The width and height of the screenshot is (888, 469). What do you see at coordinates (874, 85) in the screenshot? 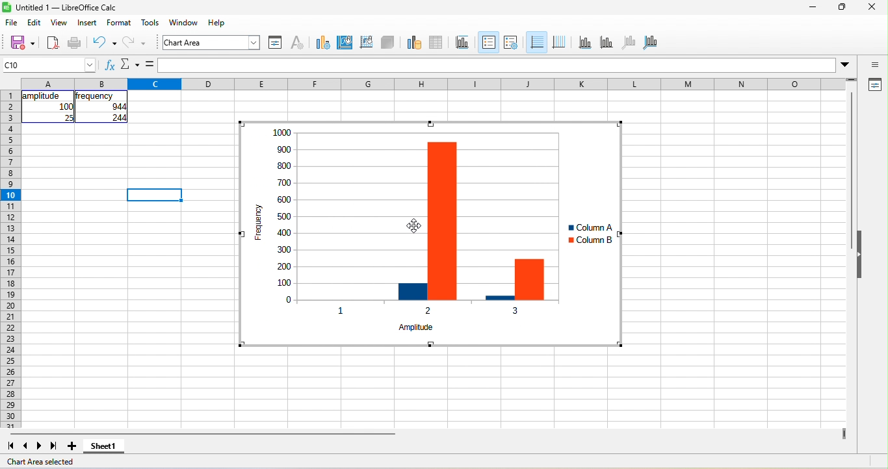
I see `properties` at bounding box center [874, 85].